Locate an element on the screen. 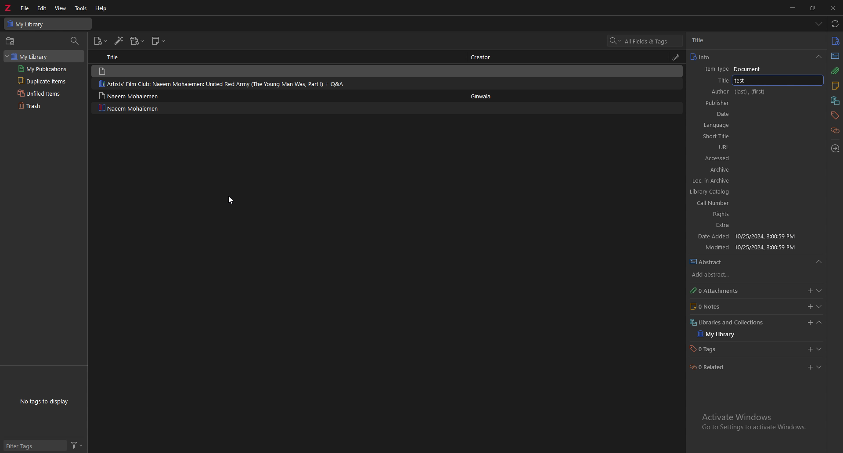 The image size is (843, 453). item is located at coordinates (276, 95).